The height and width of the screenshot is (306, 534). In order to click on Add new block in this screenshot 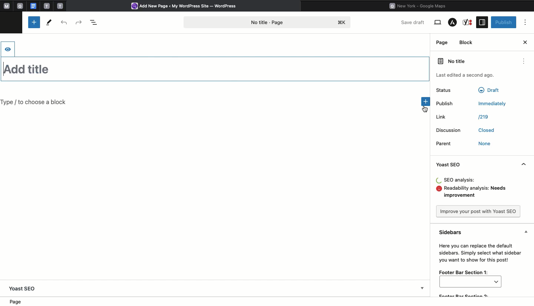, I will do `click(423, 101)`.